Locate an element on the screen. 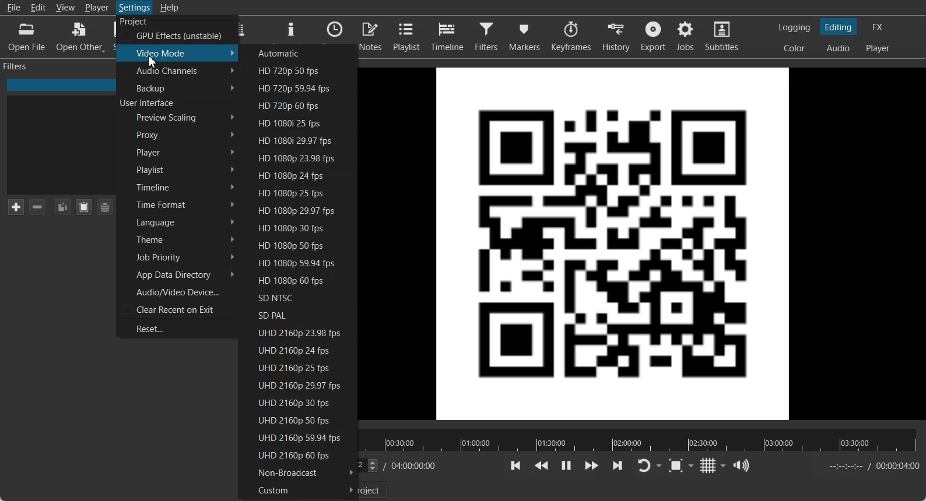 Image resolution: width=926 pixels, height=501 pixels. Toggle zoom is located at coordinates (681, 465).